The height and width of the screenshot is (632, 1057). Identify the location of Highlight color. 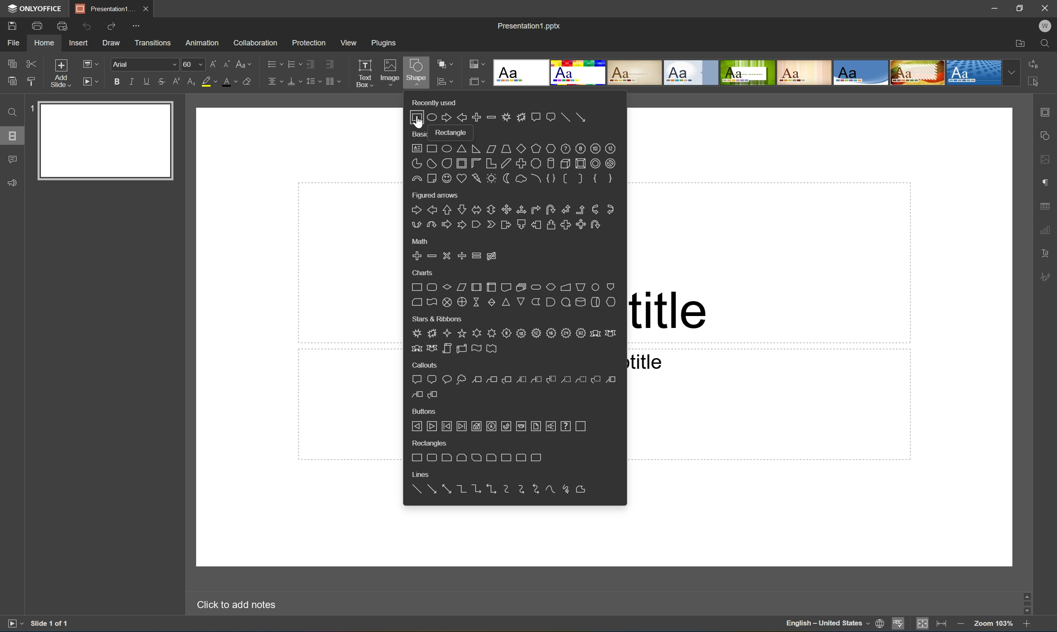
(212, 82).